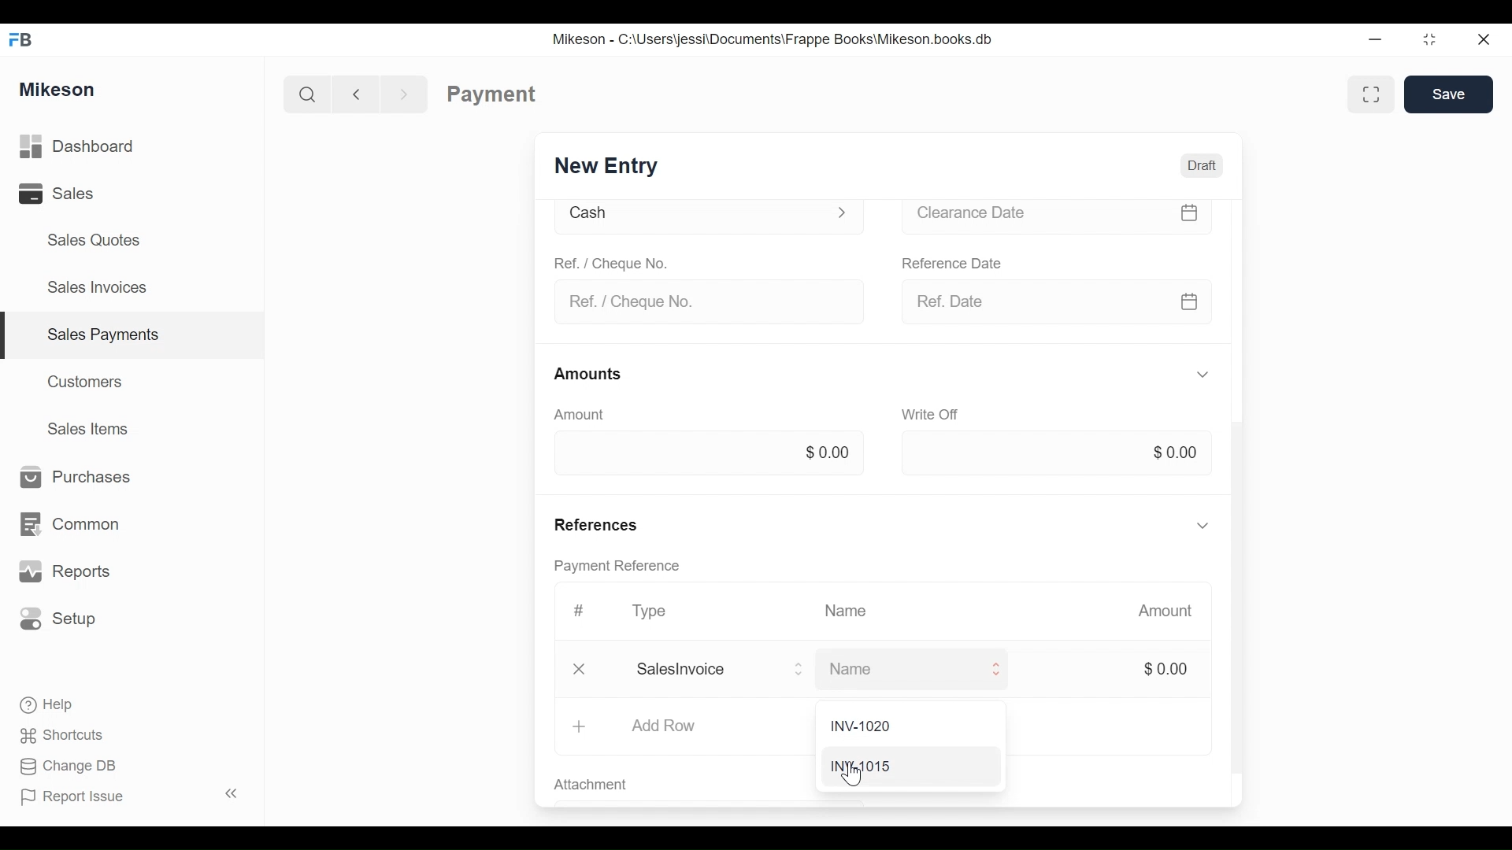 This screenshot has height=850, width=1512. What do you see at coordinates (1481, 37) in the screenshot?
I see `Close` at bounding box center [1481, 37].